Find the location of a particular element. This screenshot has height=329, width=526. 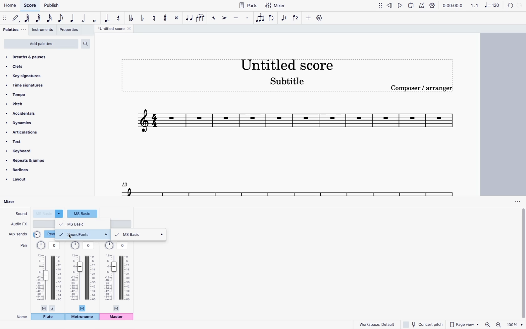

accent is located at coordinates (224, 18).